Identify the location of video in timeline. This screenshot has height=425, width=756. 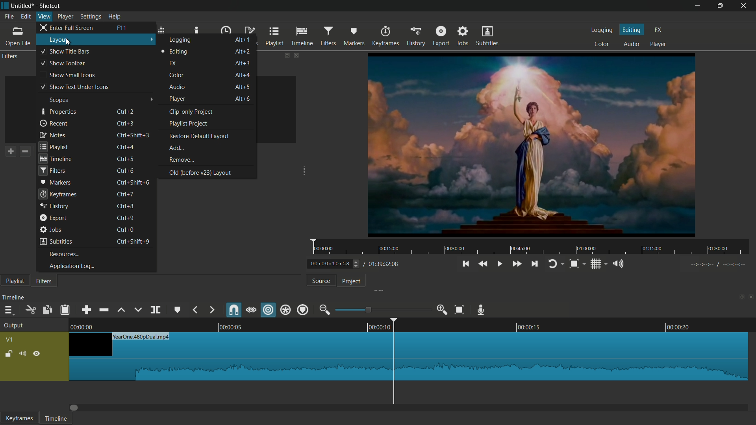
(409, 357).